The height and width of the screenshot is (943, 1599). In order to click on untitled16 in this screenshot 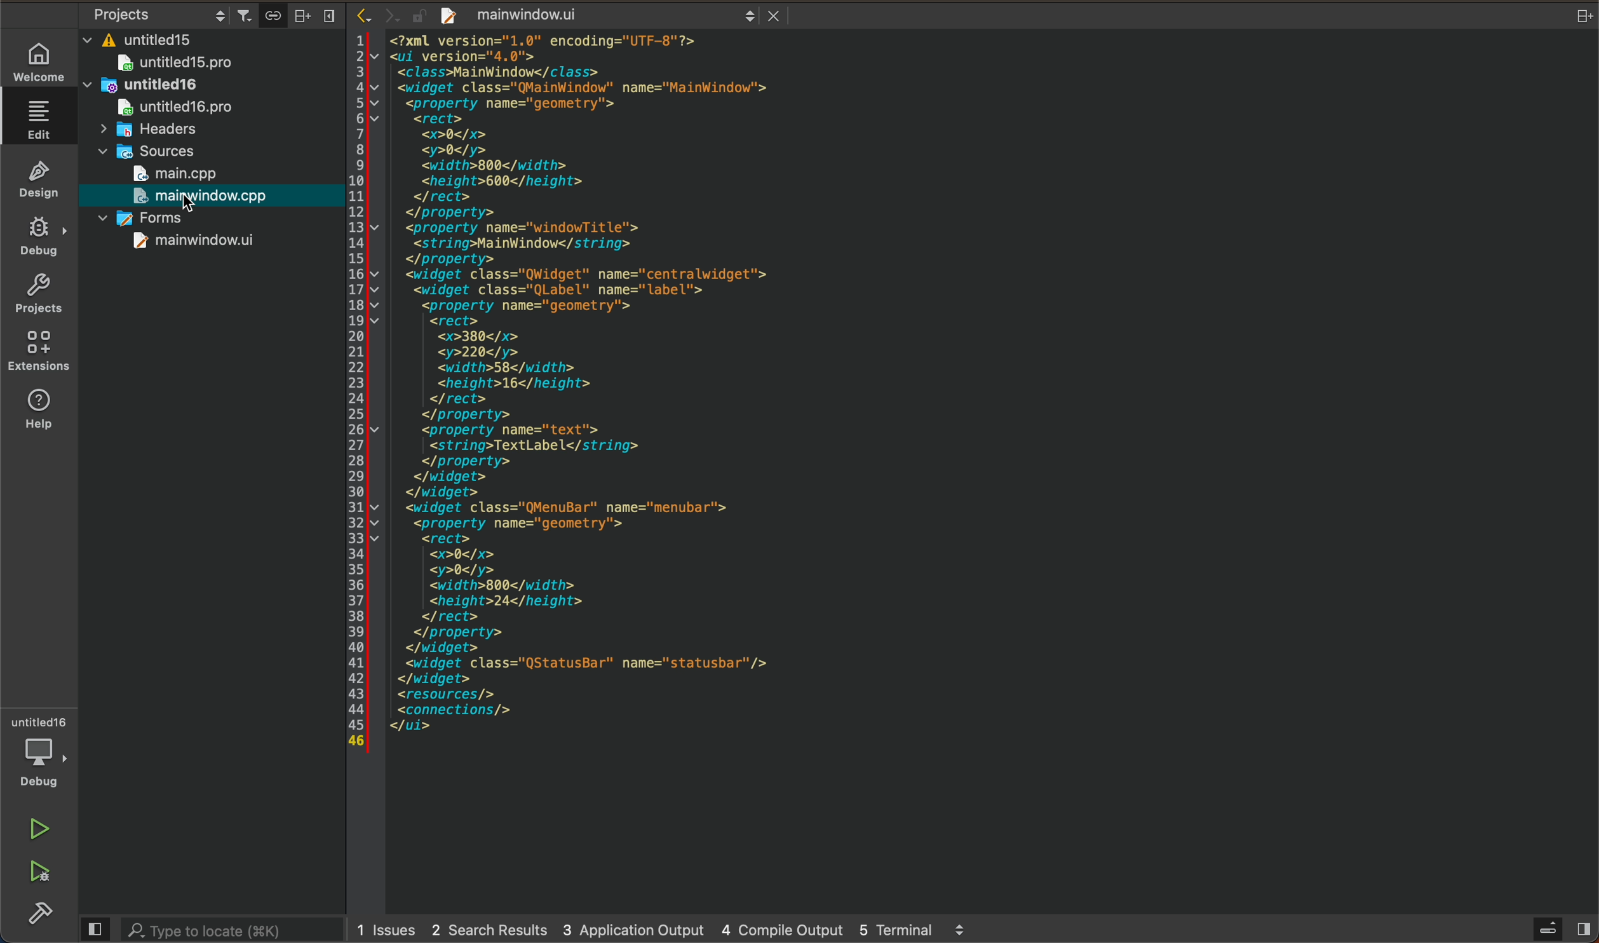, I will do `click(169, 86)`.